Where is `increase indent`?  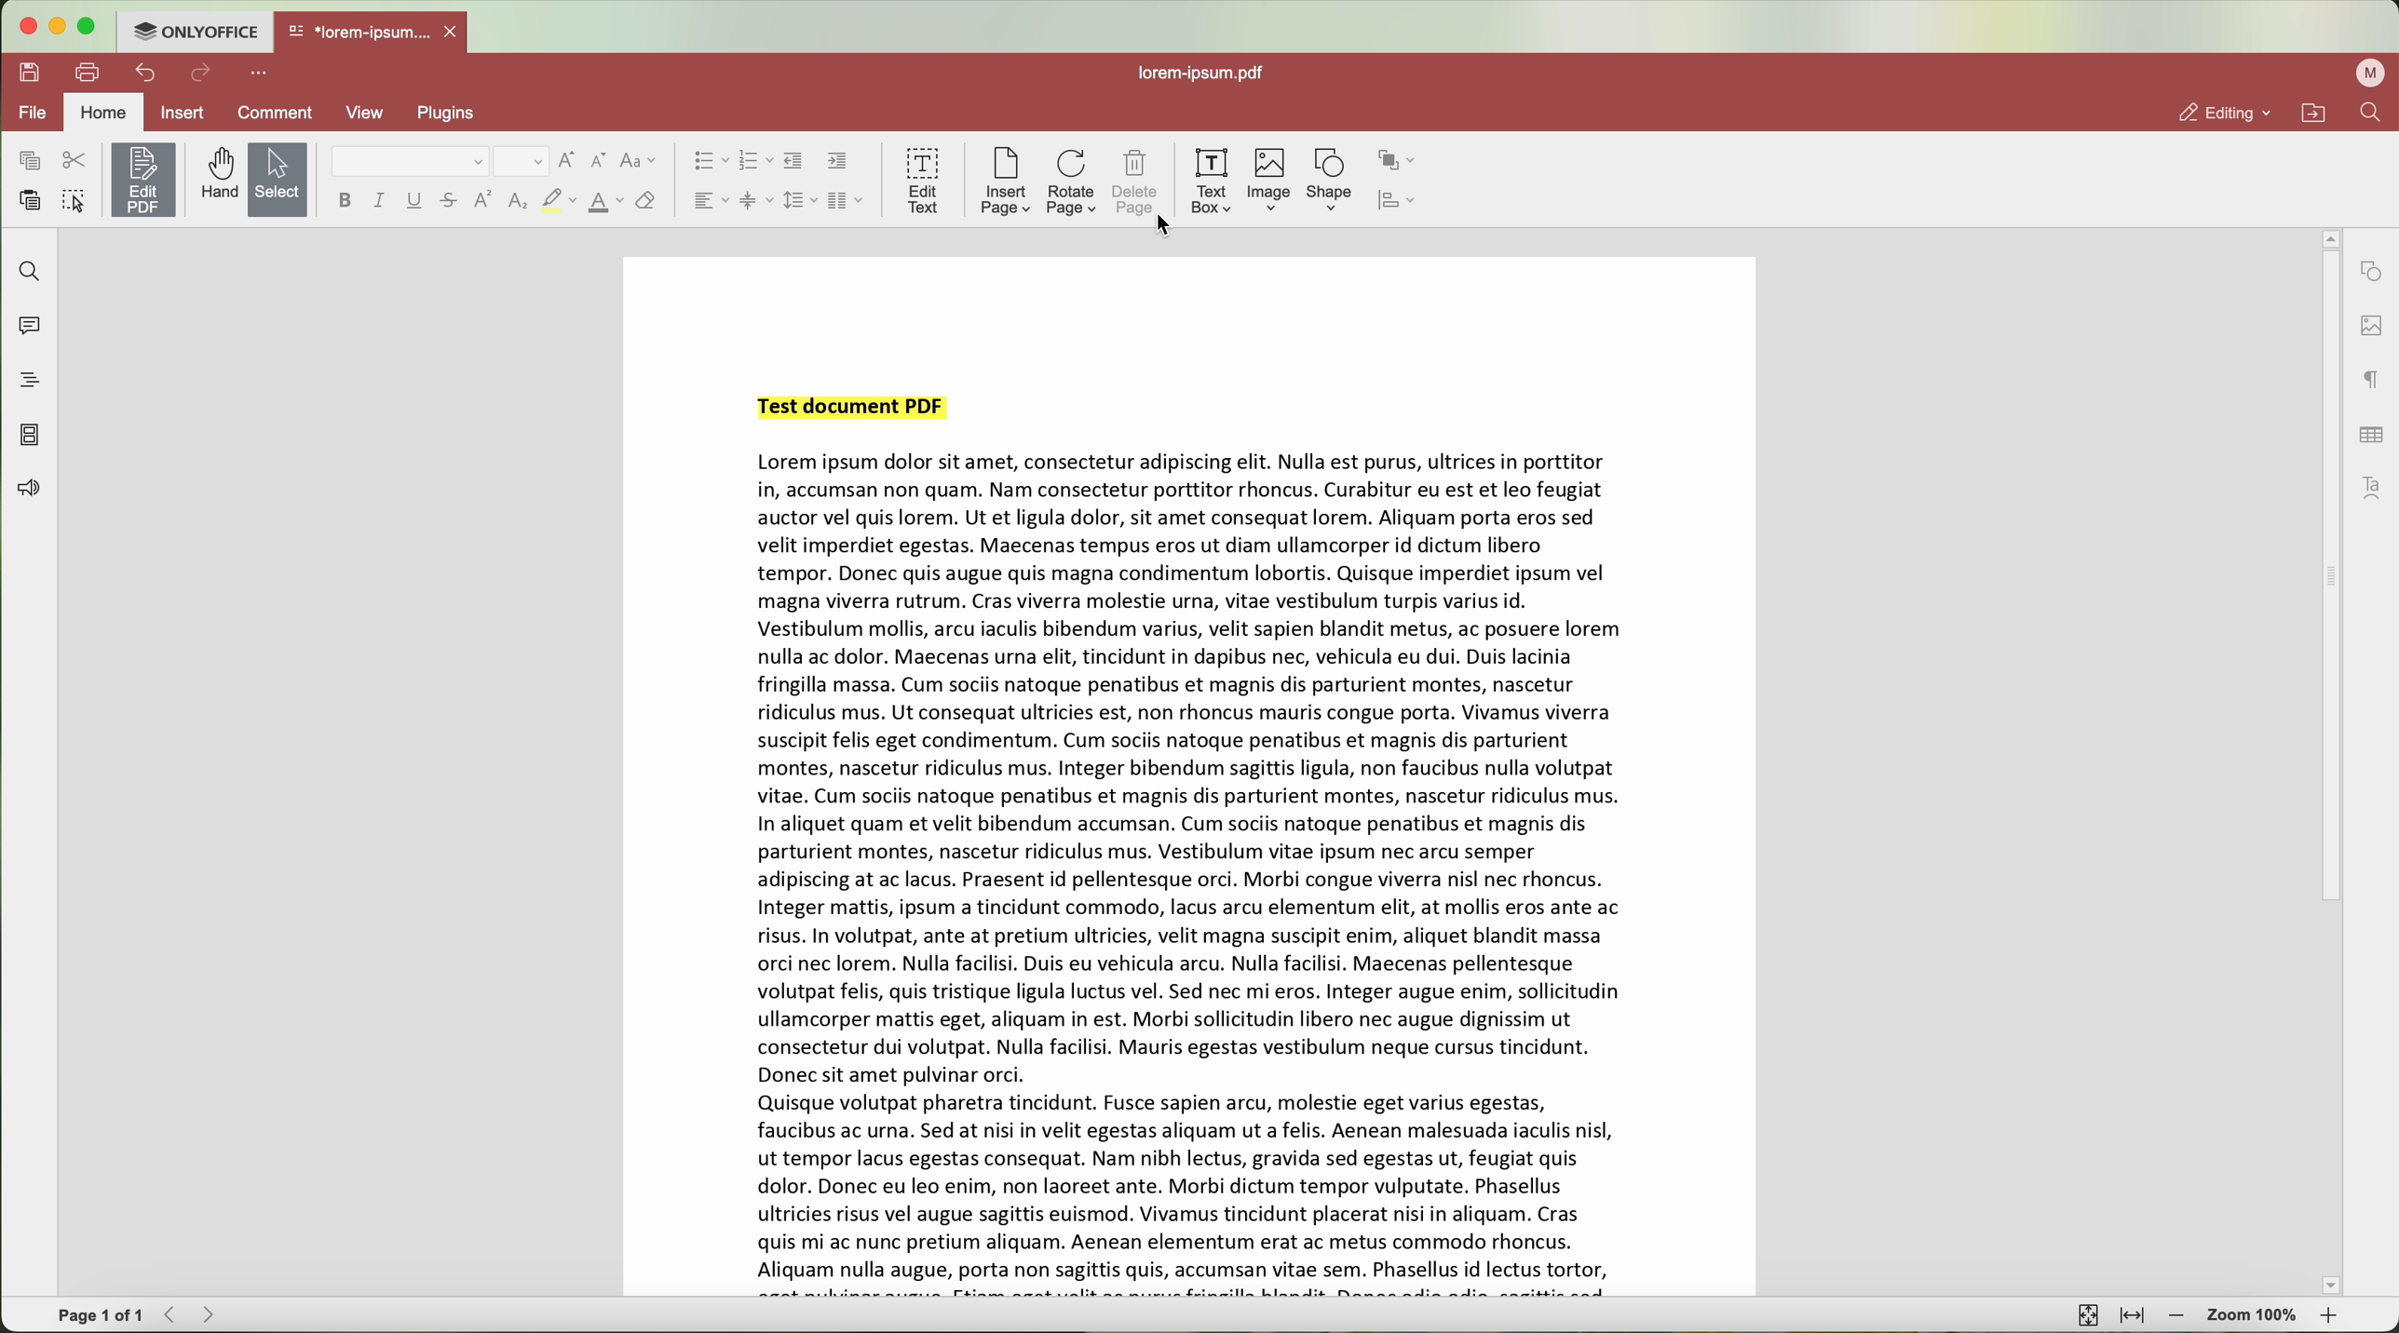 increase indent is located at coordinates (838, 162).